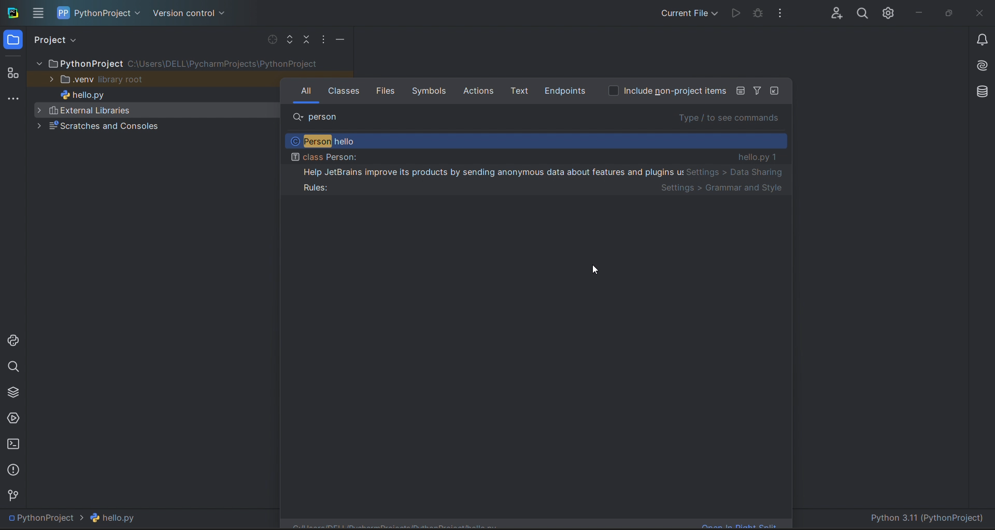 This screenshot has width=995, height=530. Describe the element at coordinates (80, 518) in the screenshot. I see `PythonProject > hello.py` at that location.